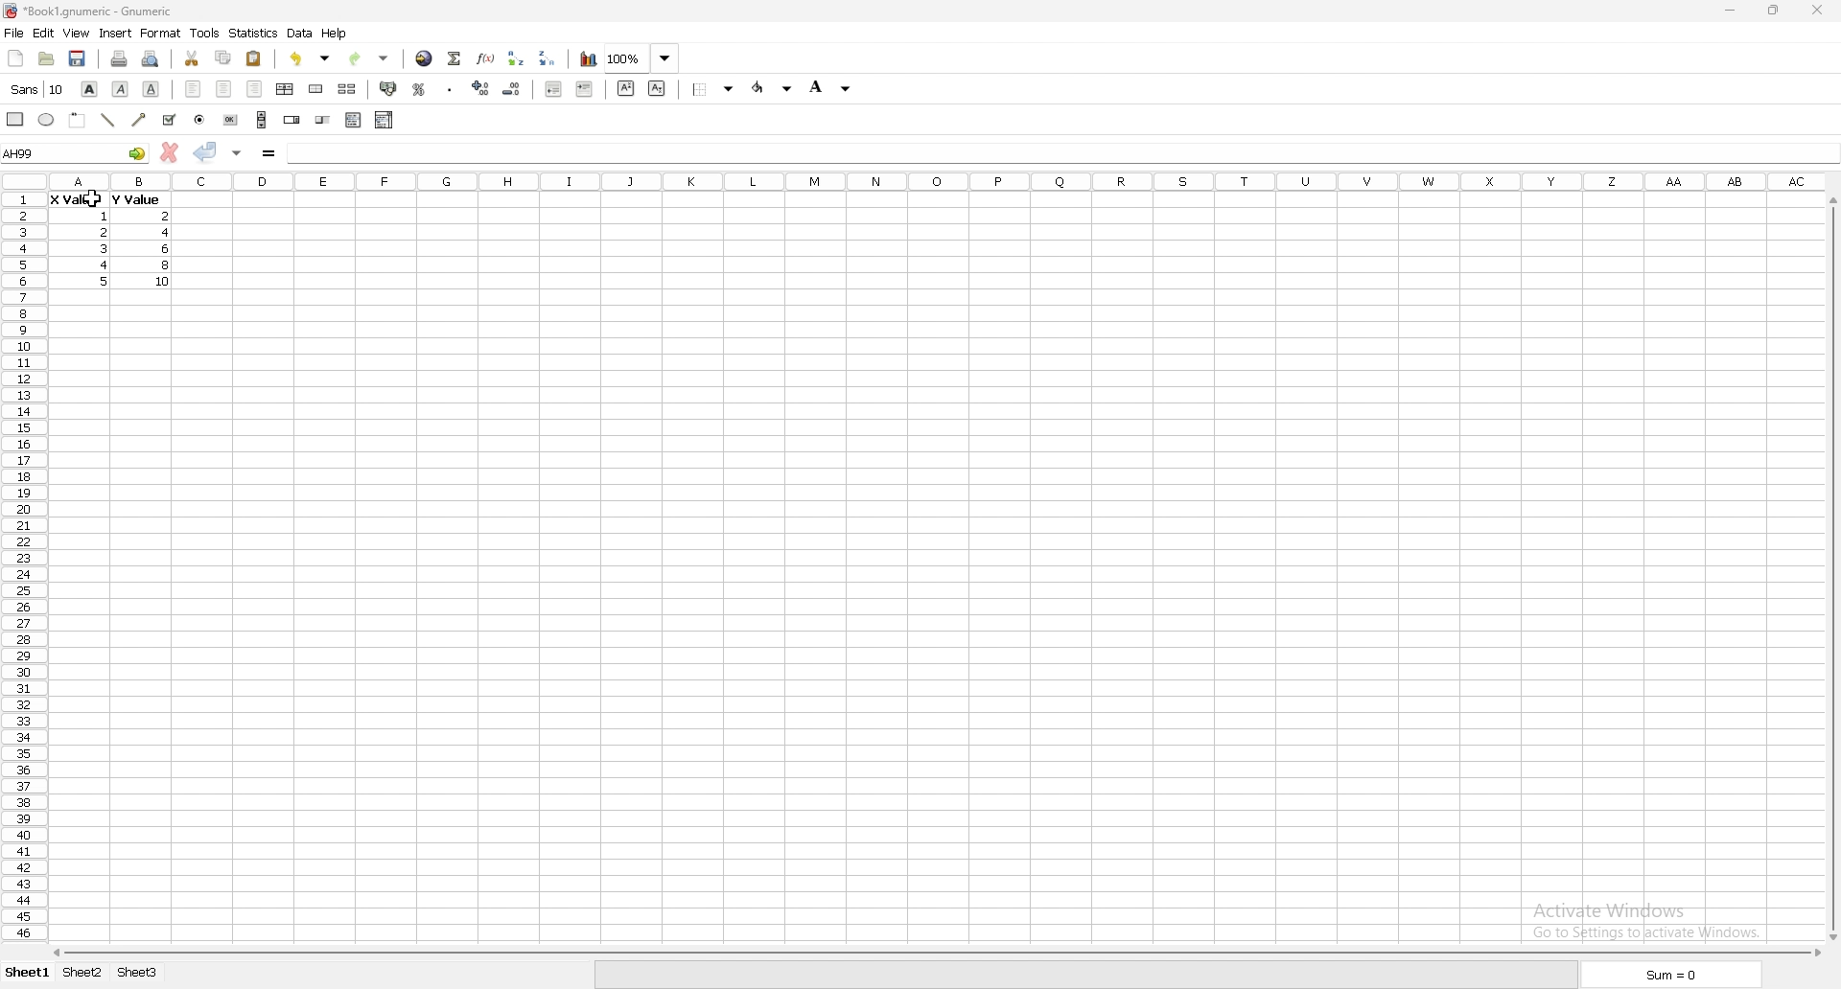 The width and height of the screenshot is (1841, 989). Describe the element at coordinates (286, 88) in the screenshot. I see `centre horizontally` at that location.